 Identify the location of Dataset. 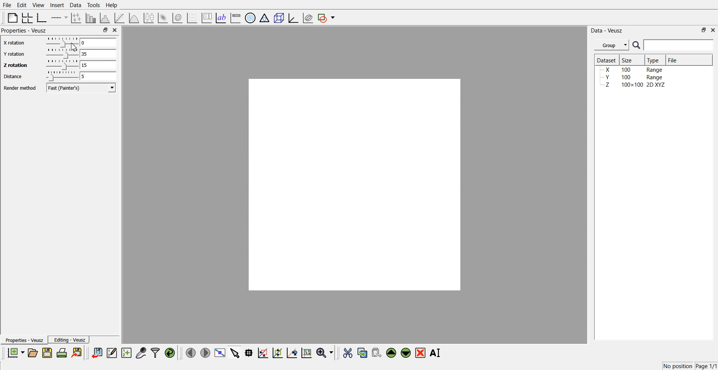
(607, 60).